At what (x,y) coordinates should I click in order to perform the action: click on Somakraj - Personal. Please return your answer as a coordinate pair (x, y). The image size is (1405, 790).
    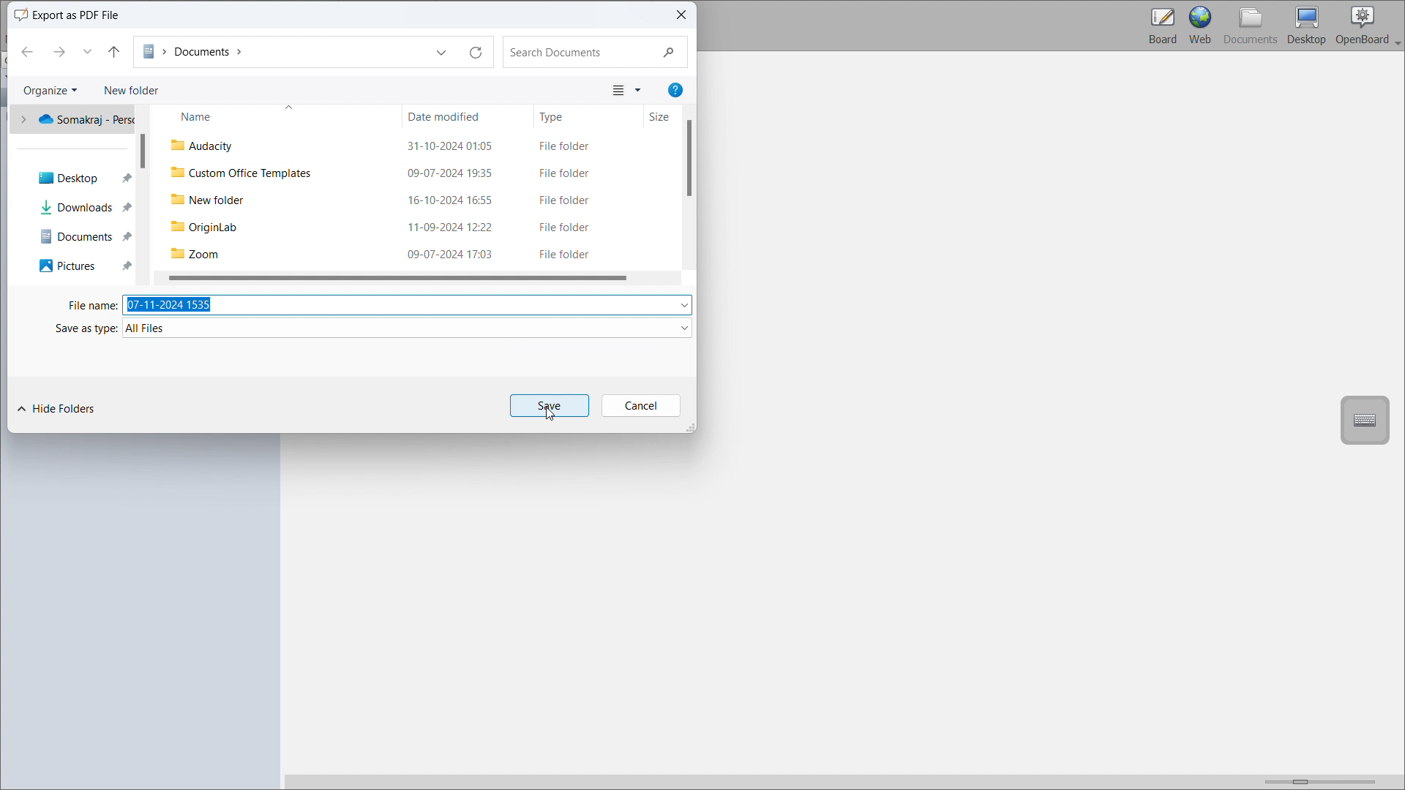
    Looking at the image, I should click on (79, 119).